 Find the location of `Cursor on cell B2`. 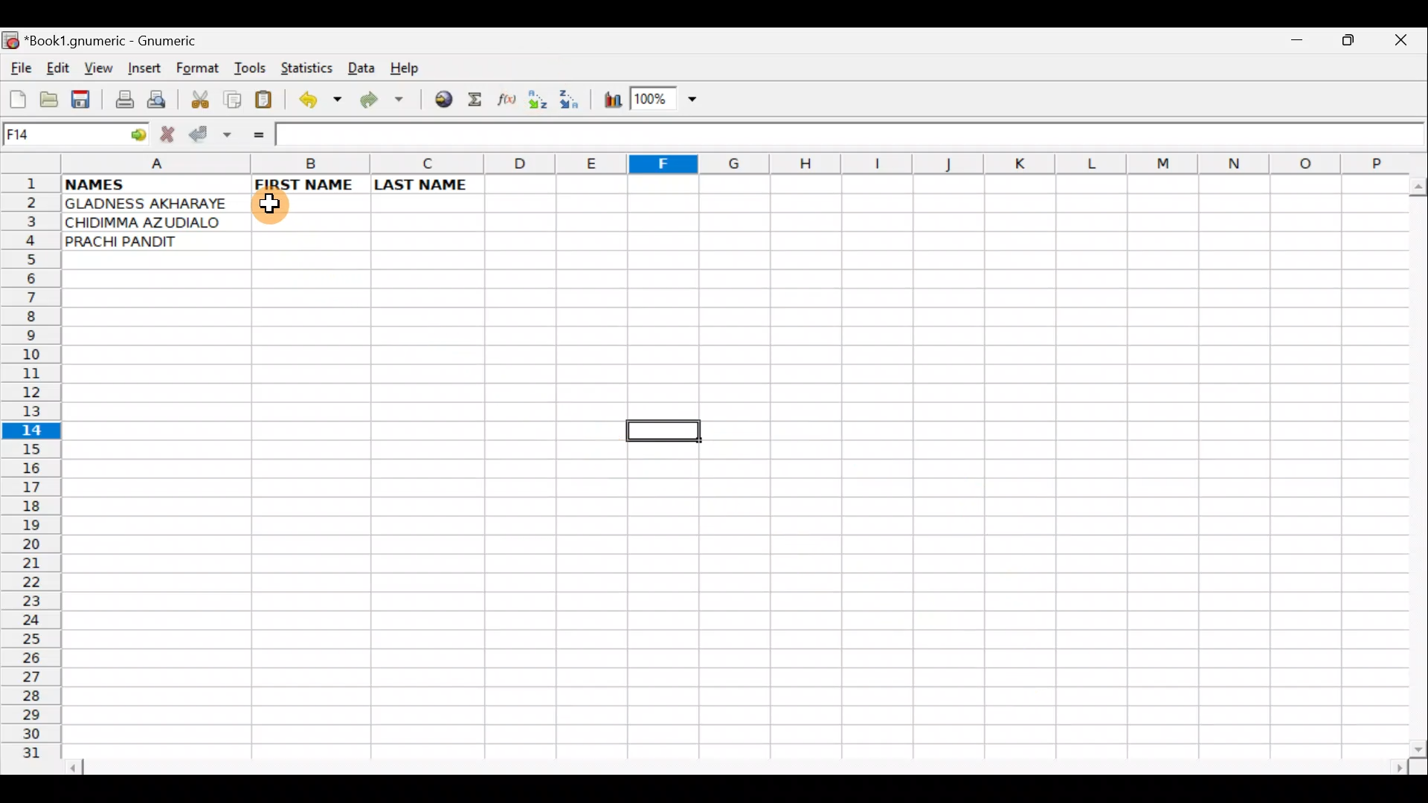

Cursor on cell B2 is located at coordinates (275, 202).